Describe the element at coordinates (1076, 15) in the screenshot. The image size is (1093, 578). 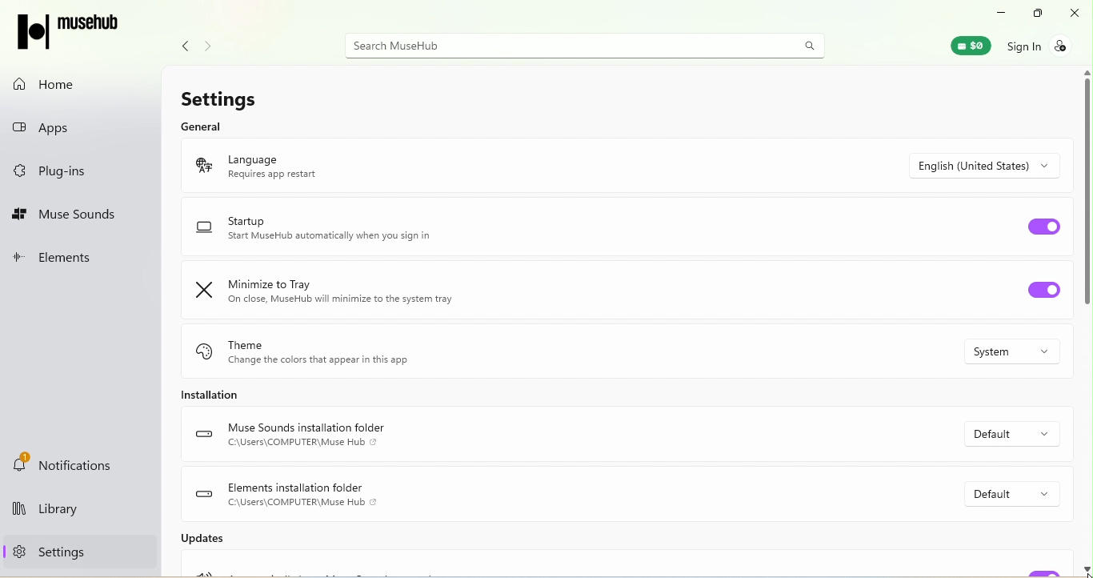
I see `Close` at that location.